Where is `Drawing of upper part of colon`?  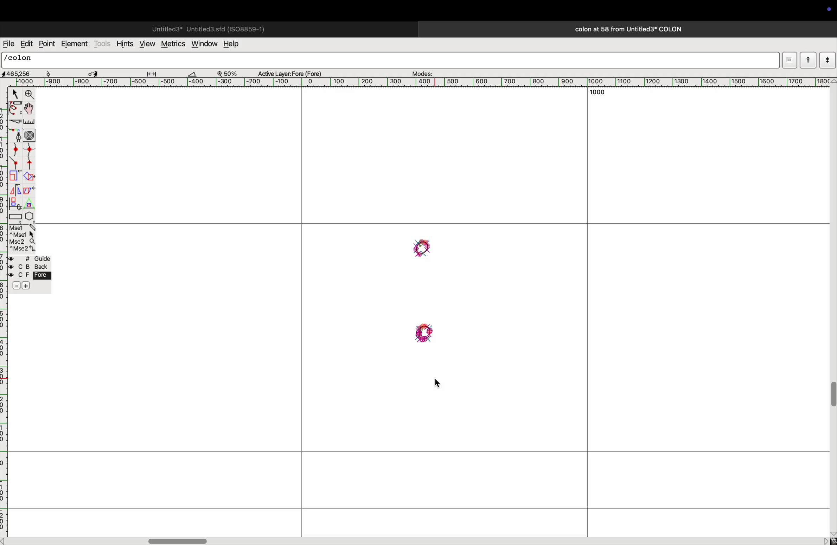 Drawing of upper part of colon is located at coordinates (422, 248).